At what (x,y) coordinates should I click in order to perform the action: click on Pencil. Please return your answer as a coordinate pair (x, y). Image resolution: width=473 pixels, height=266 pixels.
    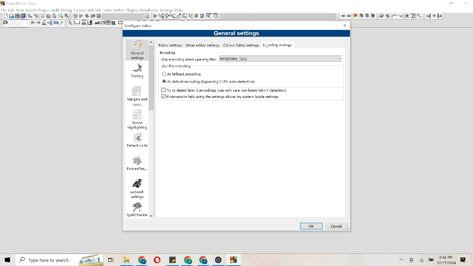
    Looking at the image, I should click on (45, 23).